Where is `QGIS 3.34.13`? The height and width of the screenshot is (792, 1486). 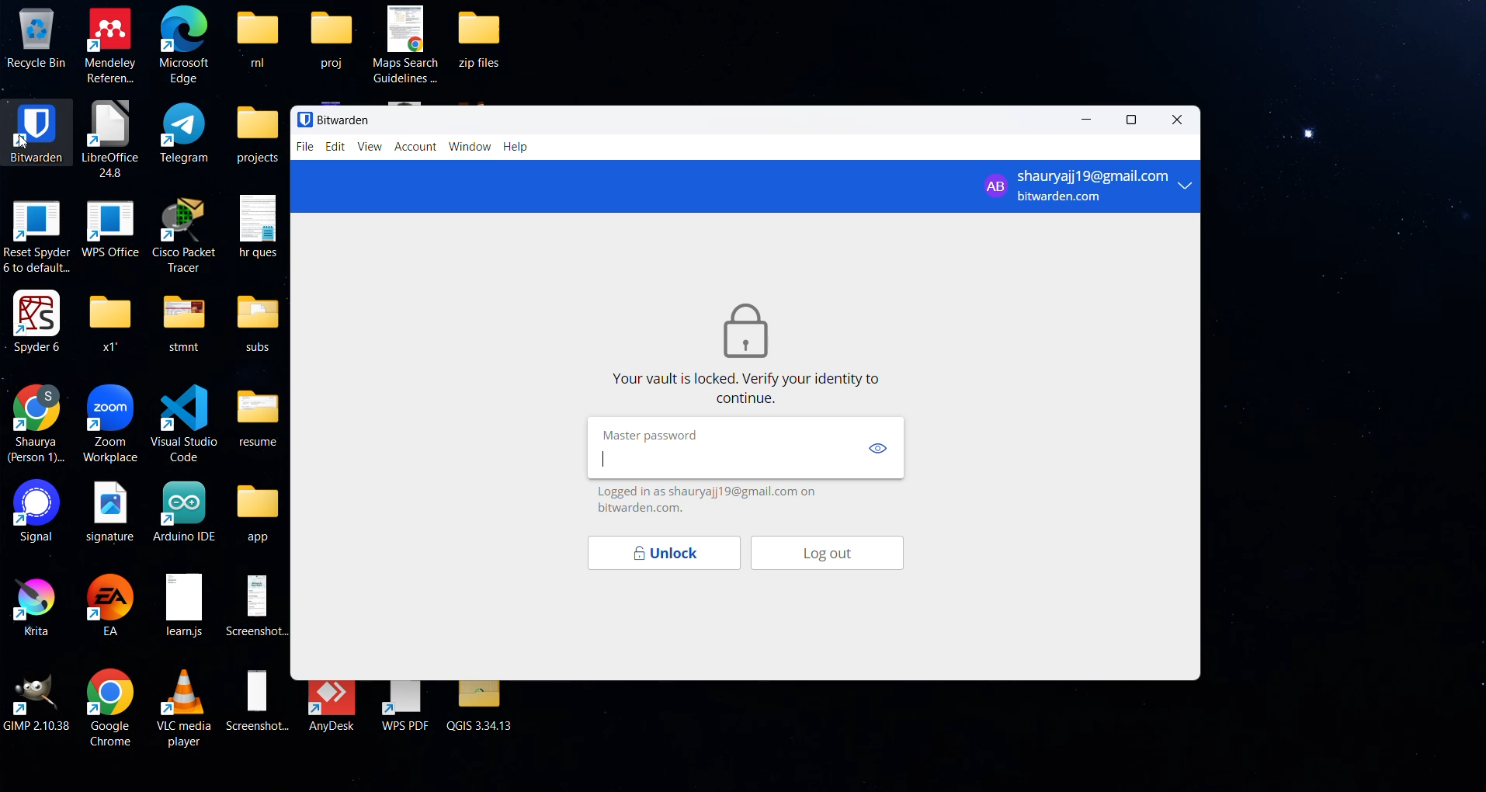 QGIS 3.34.13 is located at coordinates (482, 707).